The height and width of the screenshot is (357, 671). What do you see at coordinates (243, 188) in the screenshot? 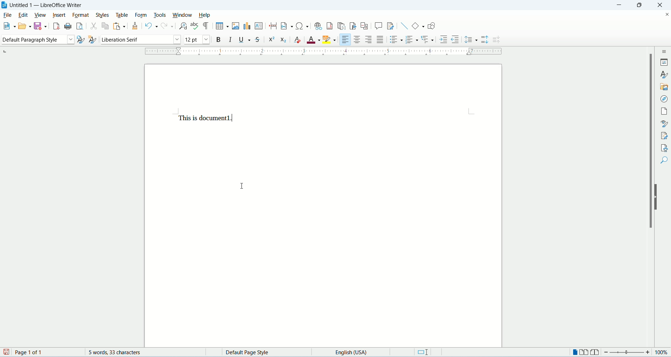
I see `cursor` at bounding box center [243, 188].